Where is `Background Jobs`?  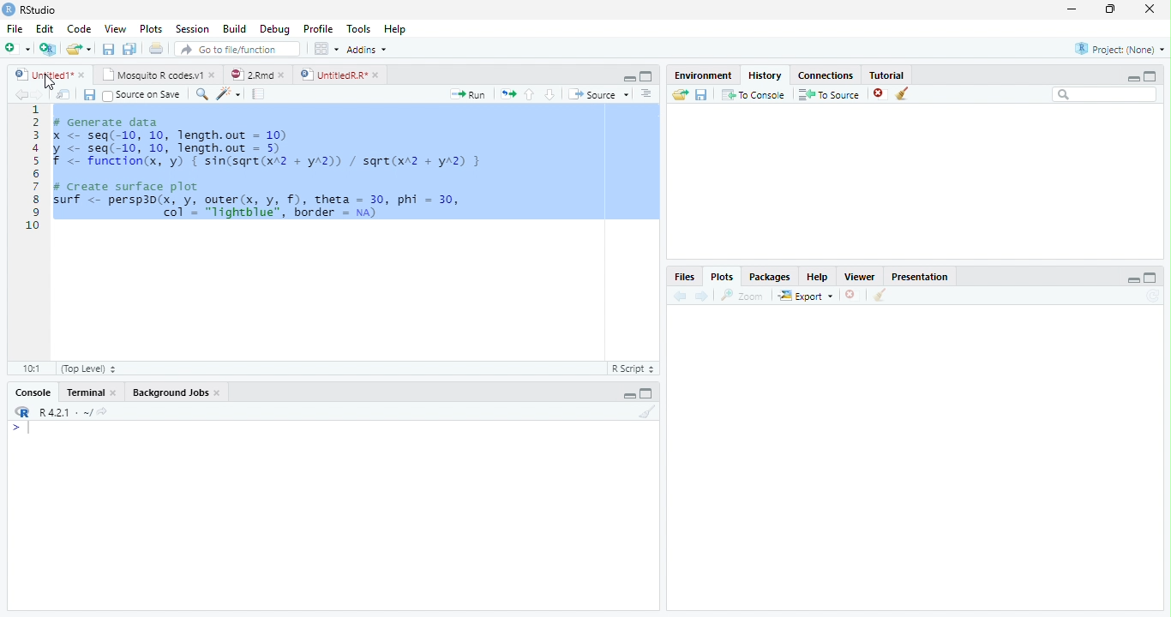 Background Jobs is located at coordinates (171, 392).